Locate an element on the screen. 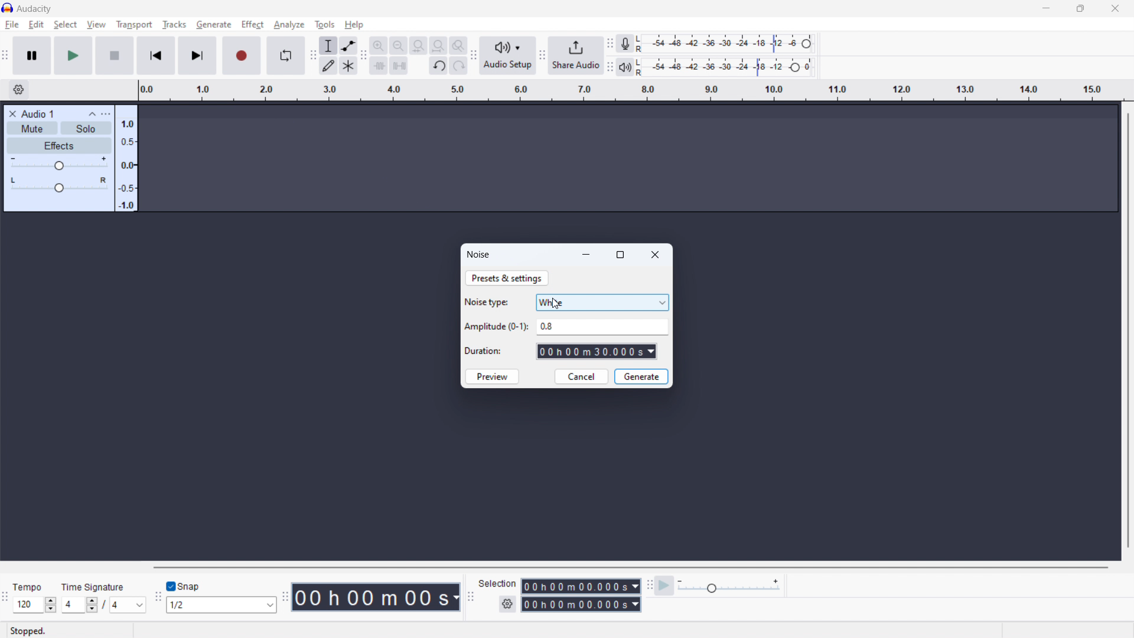 Image resolution: width=1134 pixels, height=638 pixels. cancel is located at coordinates (581, 376).